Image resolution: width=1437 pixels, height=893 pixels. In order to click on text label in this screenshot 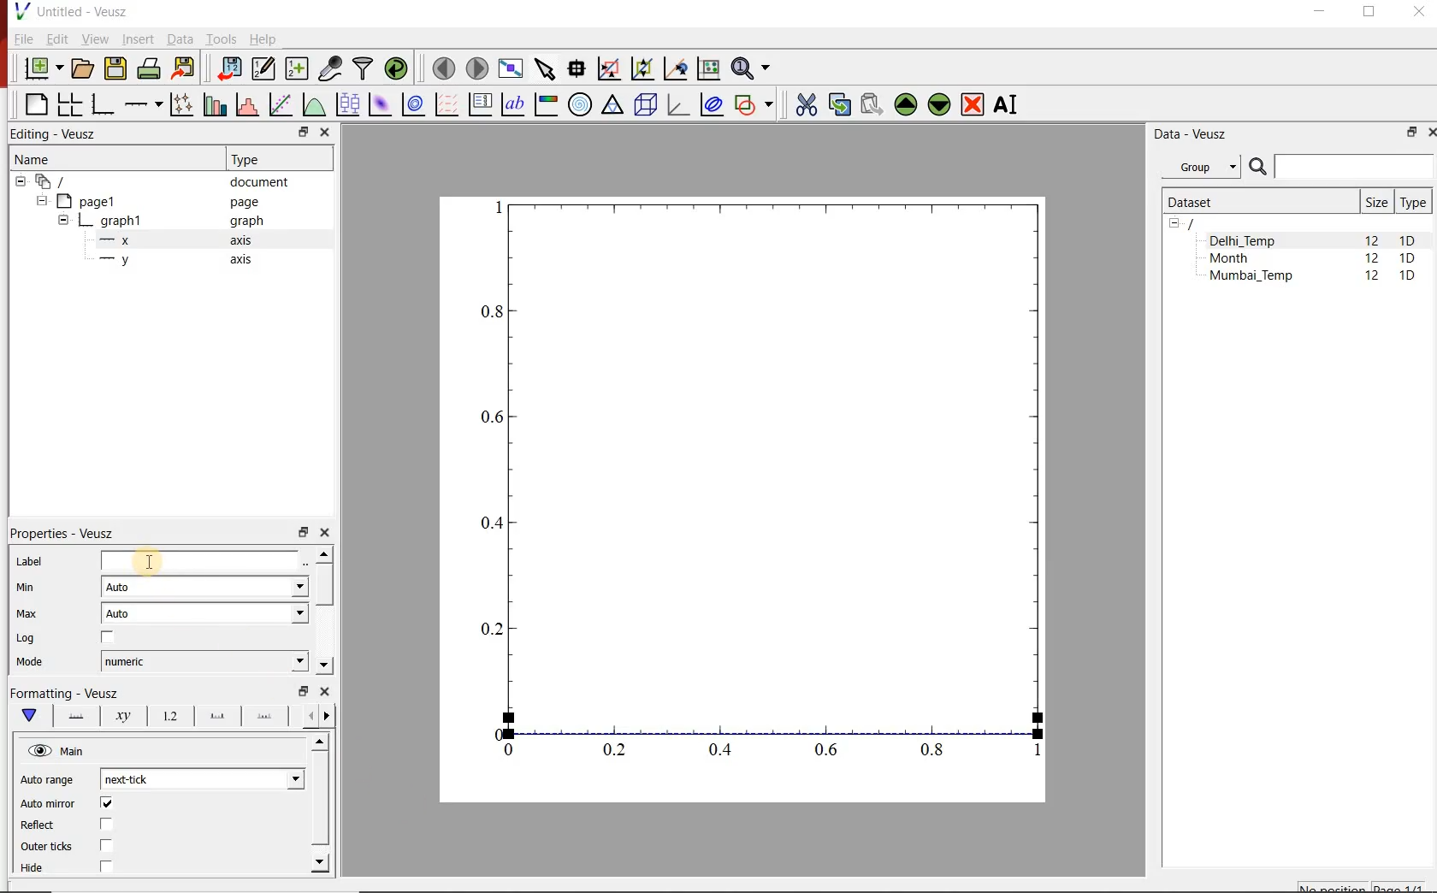, I will do `click(512, 104)`.